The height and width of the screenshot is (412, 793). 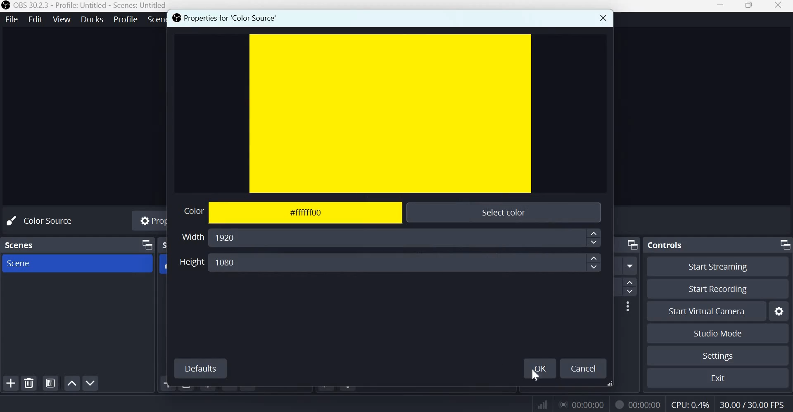 I want to click on Move scene up, so click(x=71, y=383).